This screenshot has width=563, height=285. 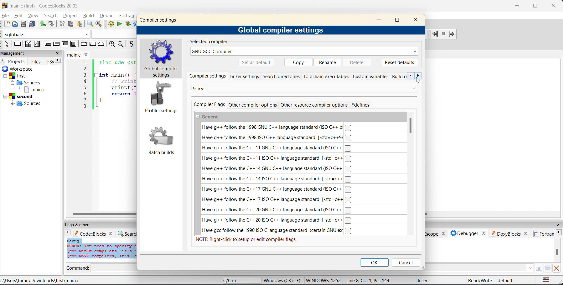 I want to click on maximize, so click(x=398, y=21).